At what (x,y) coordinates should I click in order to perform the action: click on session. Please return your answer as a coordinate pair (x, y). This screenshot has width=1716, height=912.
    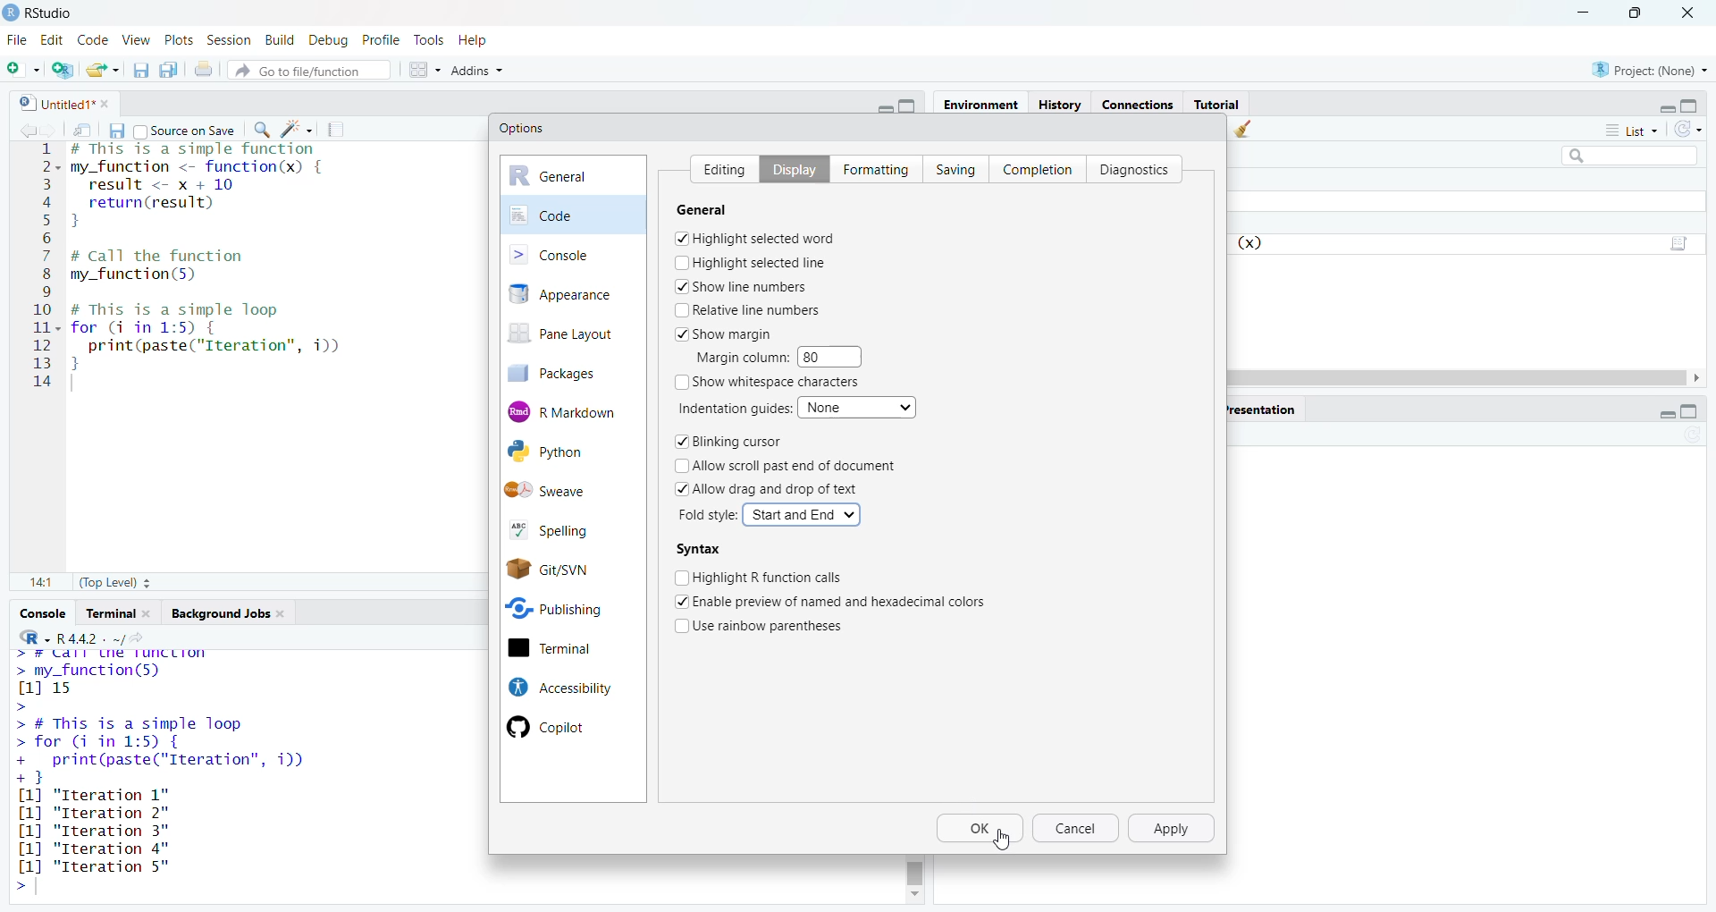
    Looking at the image, I should click on (227, 38).